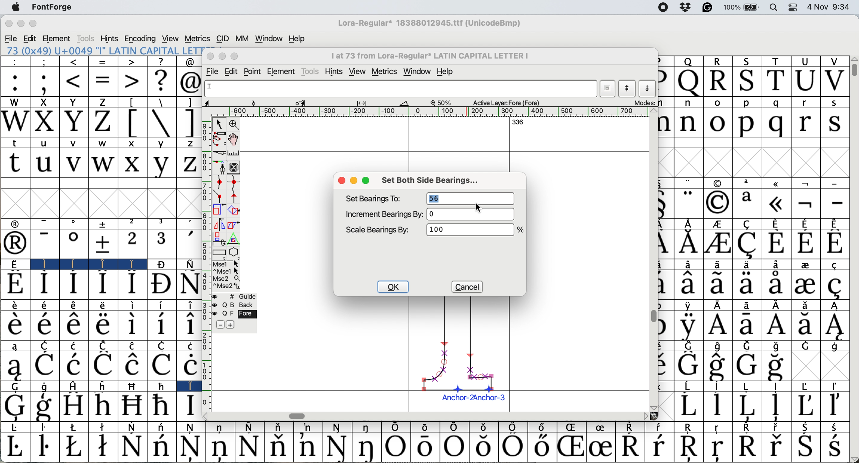  Describe the element at coordinates (110, 39) in the screenshot. I see `hints` at that location.